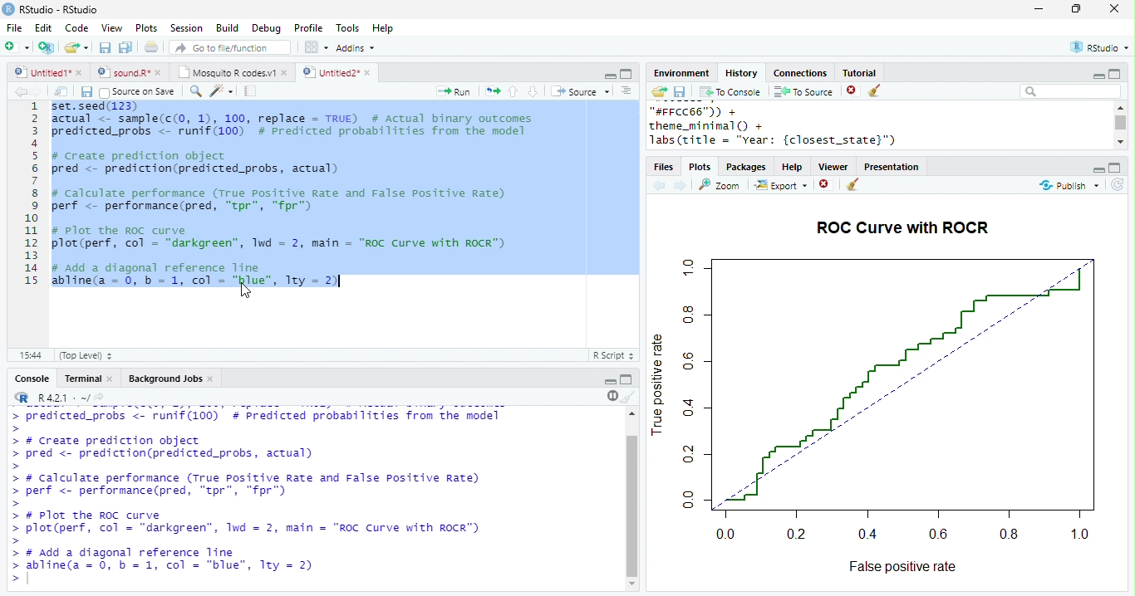 The width and height of the screenshot is (1135, 596). What do you see at coordinates (62, 91) in the screenshot?
I see `show in new window` at bounding box center [62, 91].